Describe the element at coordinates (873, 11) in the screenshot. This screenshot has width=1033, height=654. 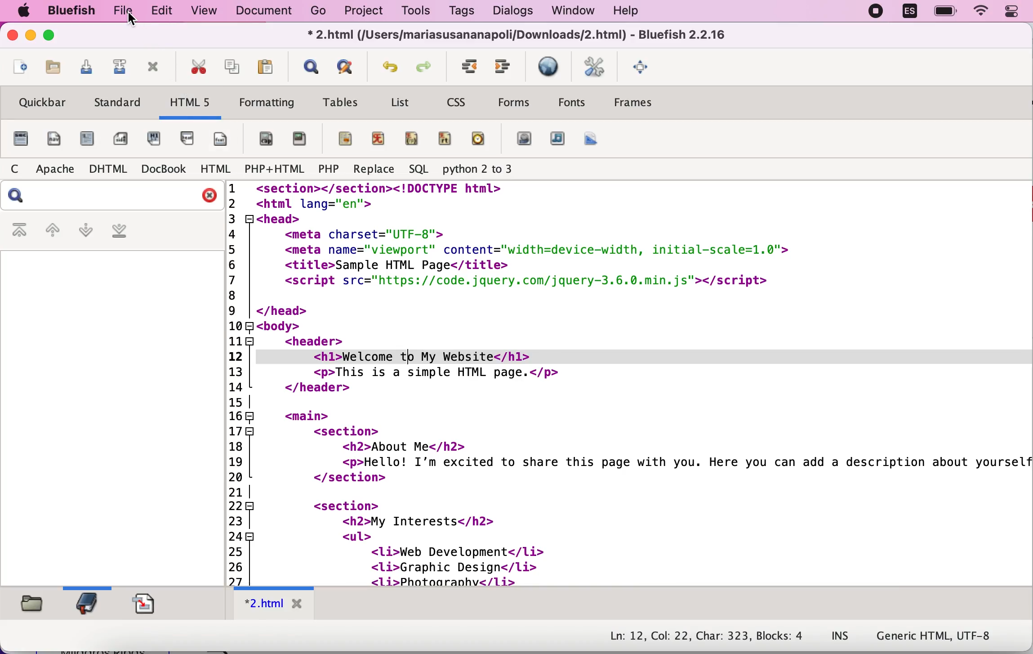
I see `recording stopped` at that location.